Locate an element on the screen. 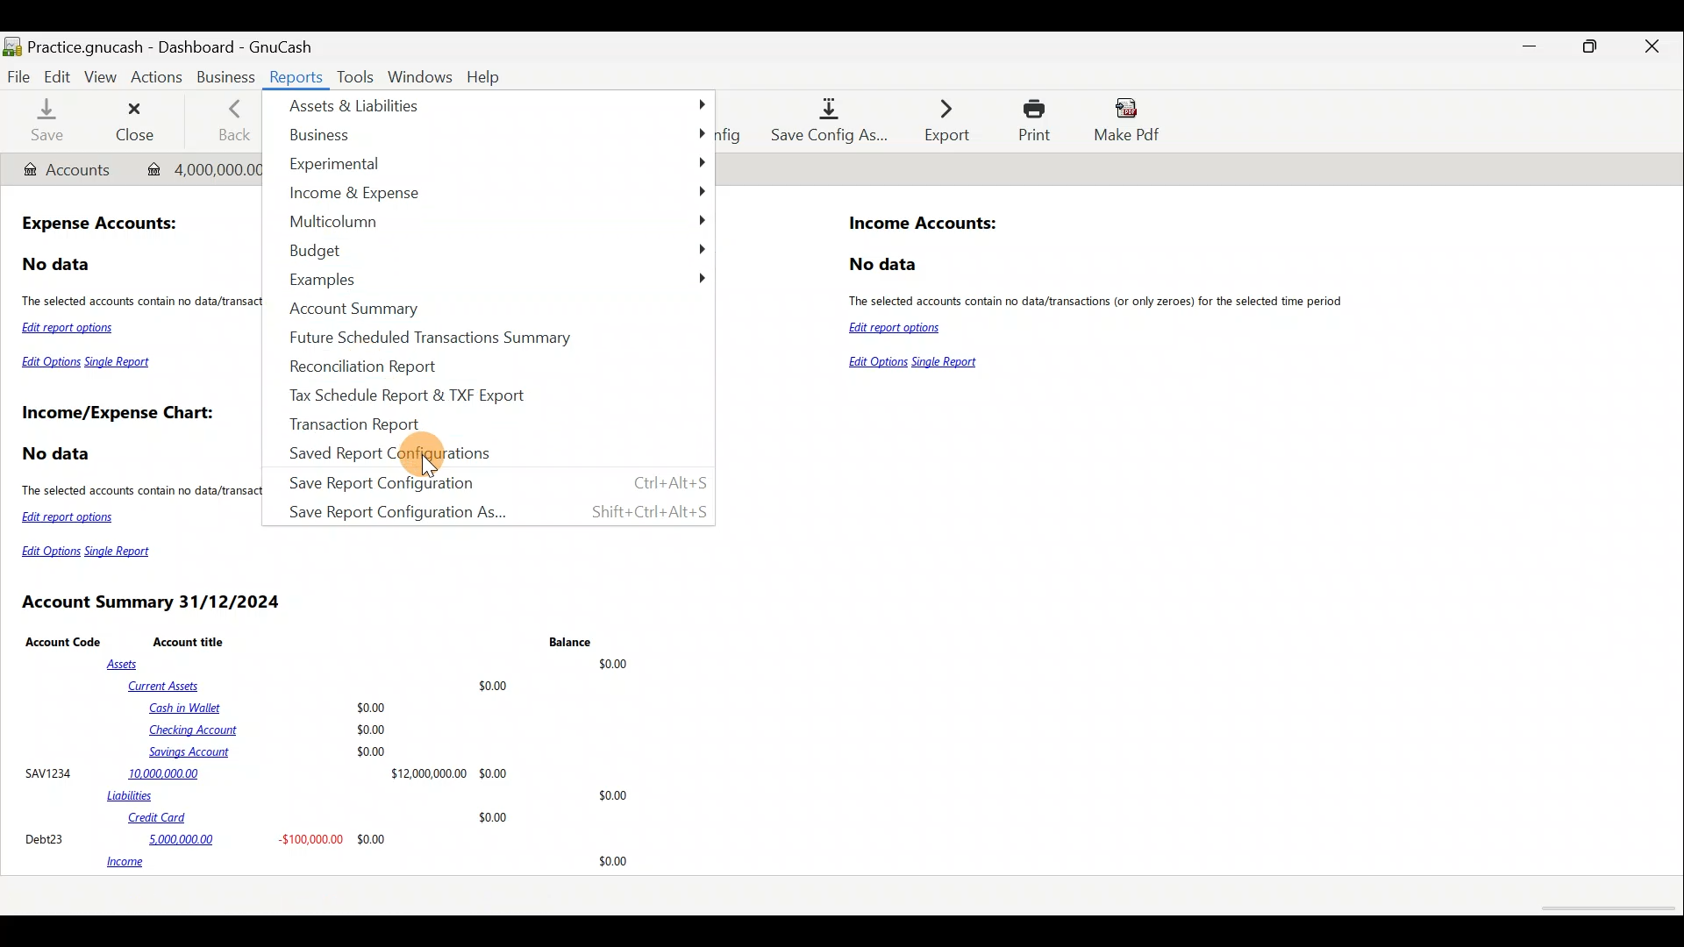 This screenshot has height=947, width=1684. Close is located at coordinates (139, 121).